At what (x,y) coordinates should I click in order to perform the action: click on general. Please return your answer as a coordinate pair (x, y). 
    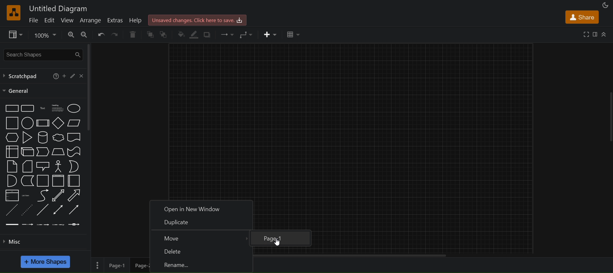
    Looking at the image, I should click on (17, 91).